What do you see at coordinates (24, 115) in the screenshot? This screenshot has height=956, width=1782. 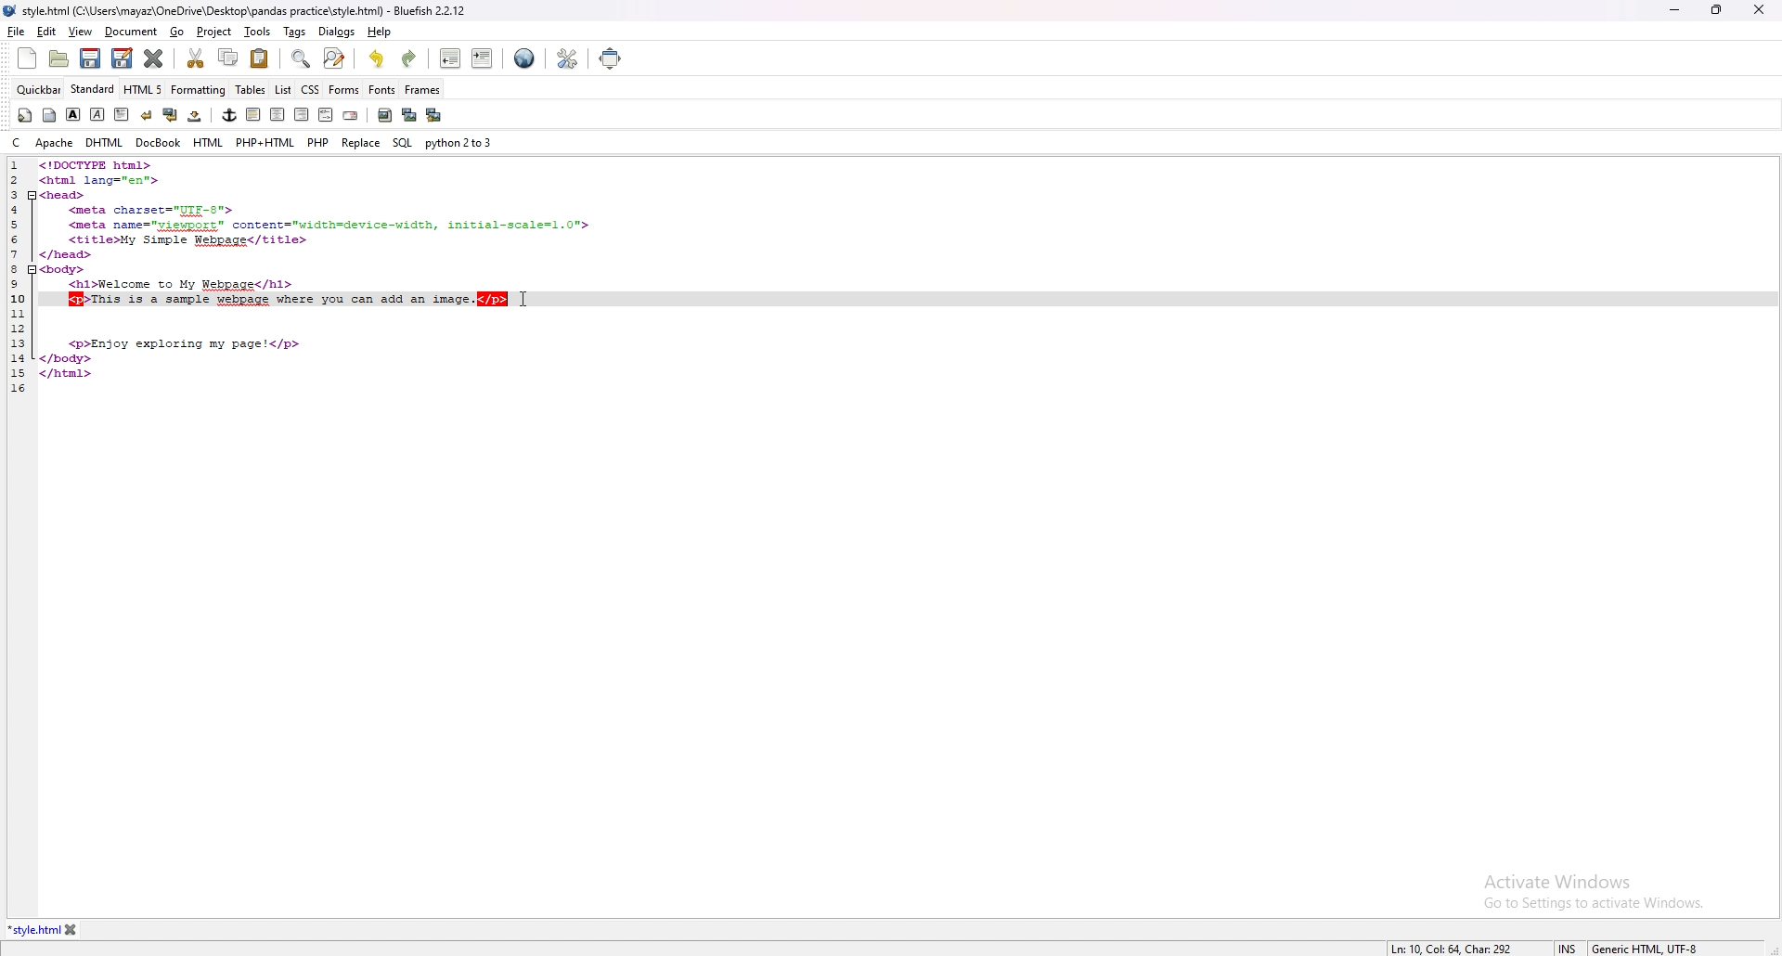 I see `quickstart` at bounding box center [24, 115].